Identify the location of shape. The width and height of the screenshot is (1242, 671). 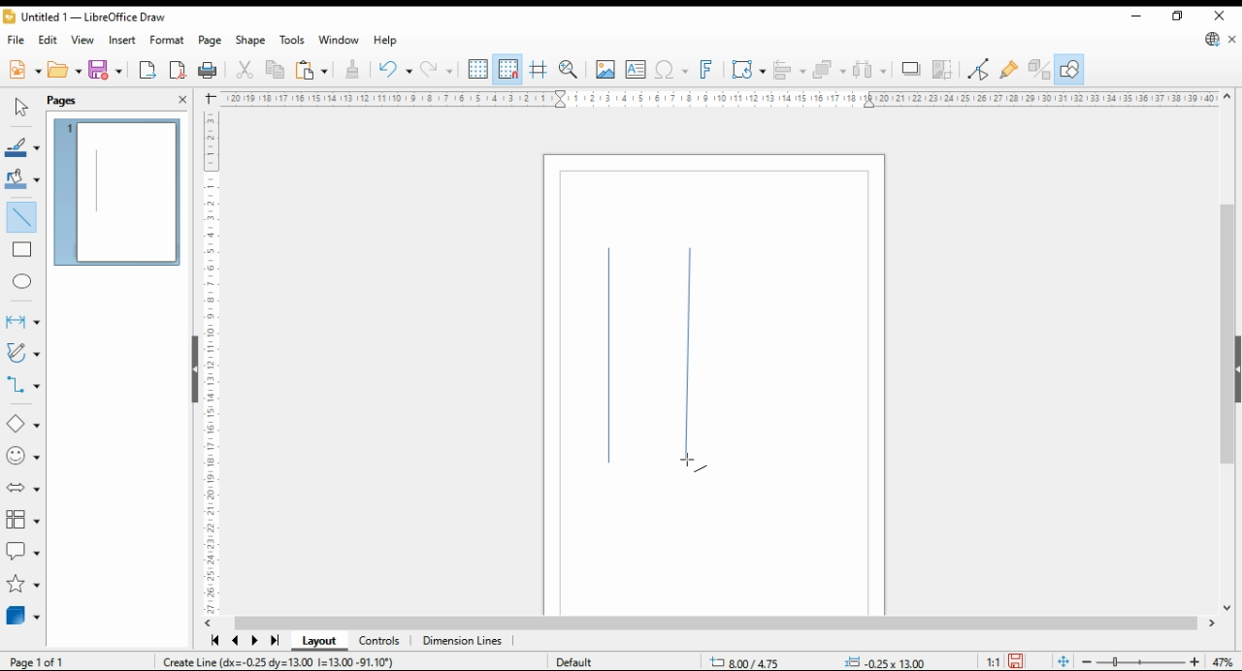
(250, 41).